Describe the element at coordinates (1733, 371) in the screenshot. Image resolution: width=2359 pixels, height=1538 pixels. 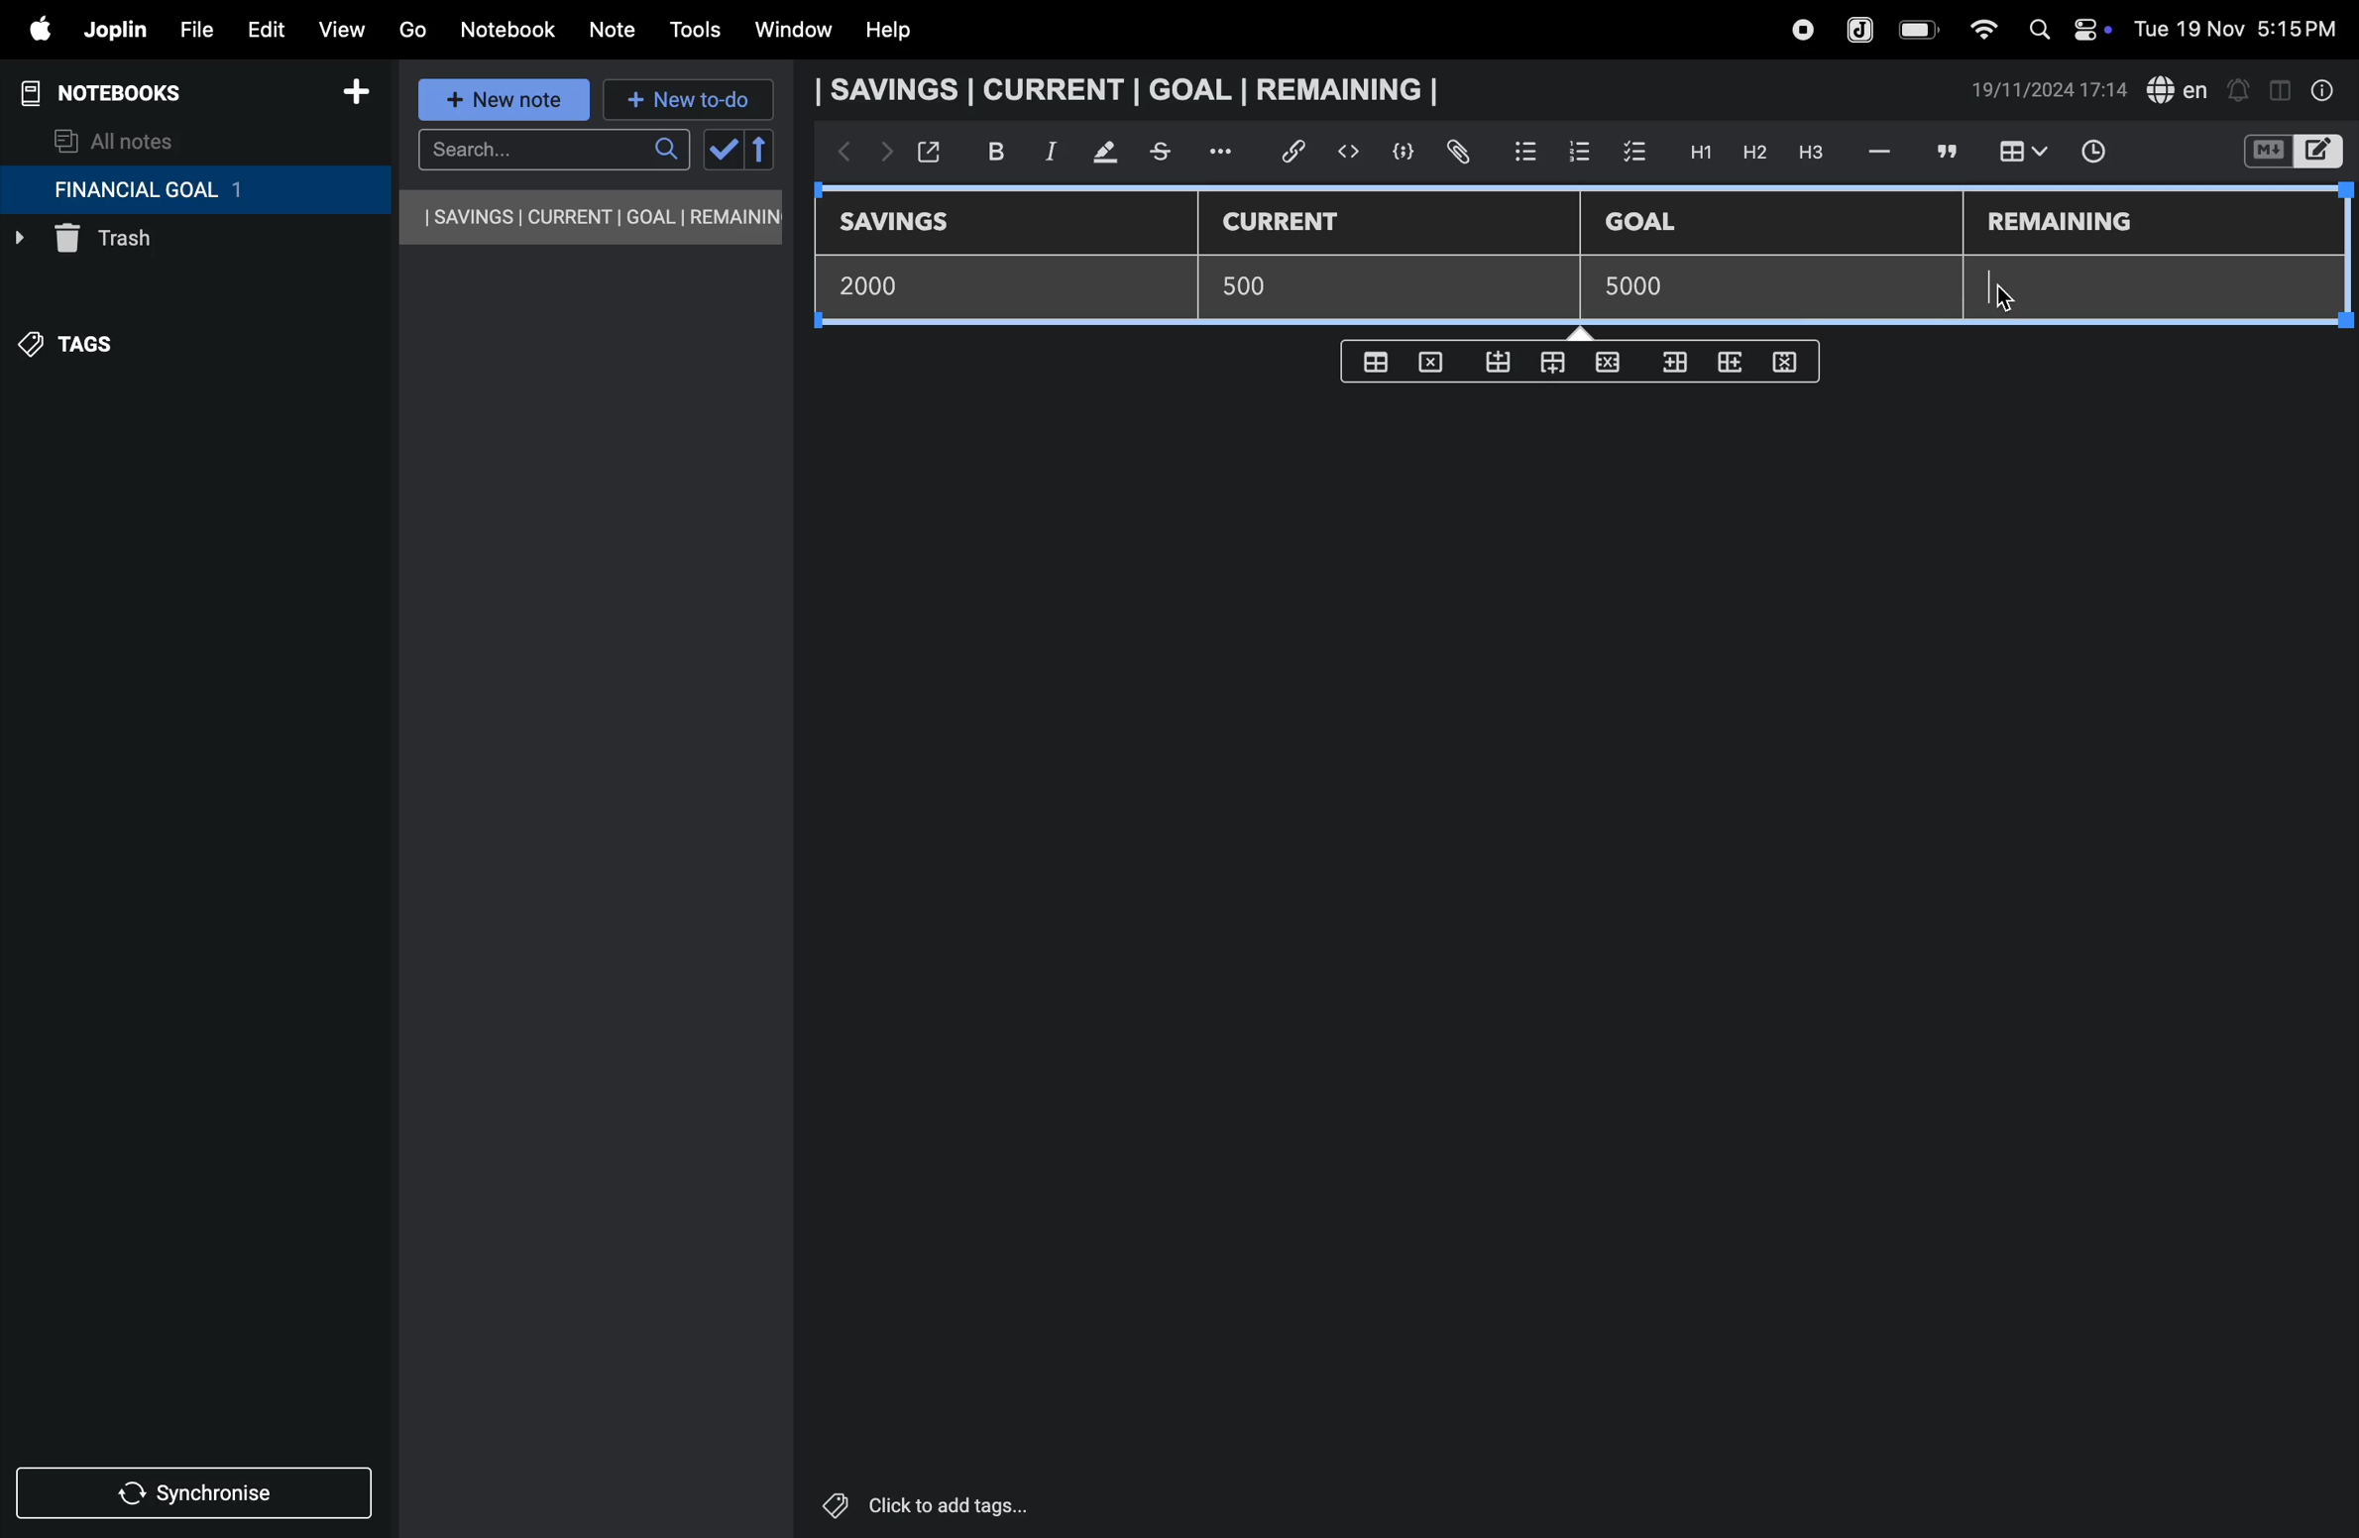
I see `add rows` at that location.